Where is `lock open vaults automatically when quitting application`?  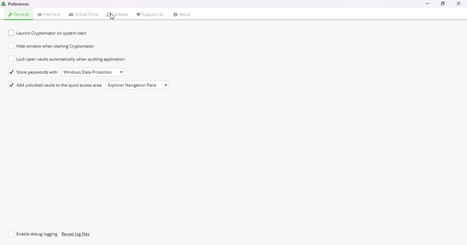
lock open vaults automatically when quitting application is located at coordinates (67, 59).